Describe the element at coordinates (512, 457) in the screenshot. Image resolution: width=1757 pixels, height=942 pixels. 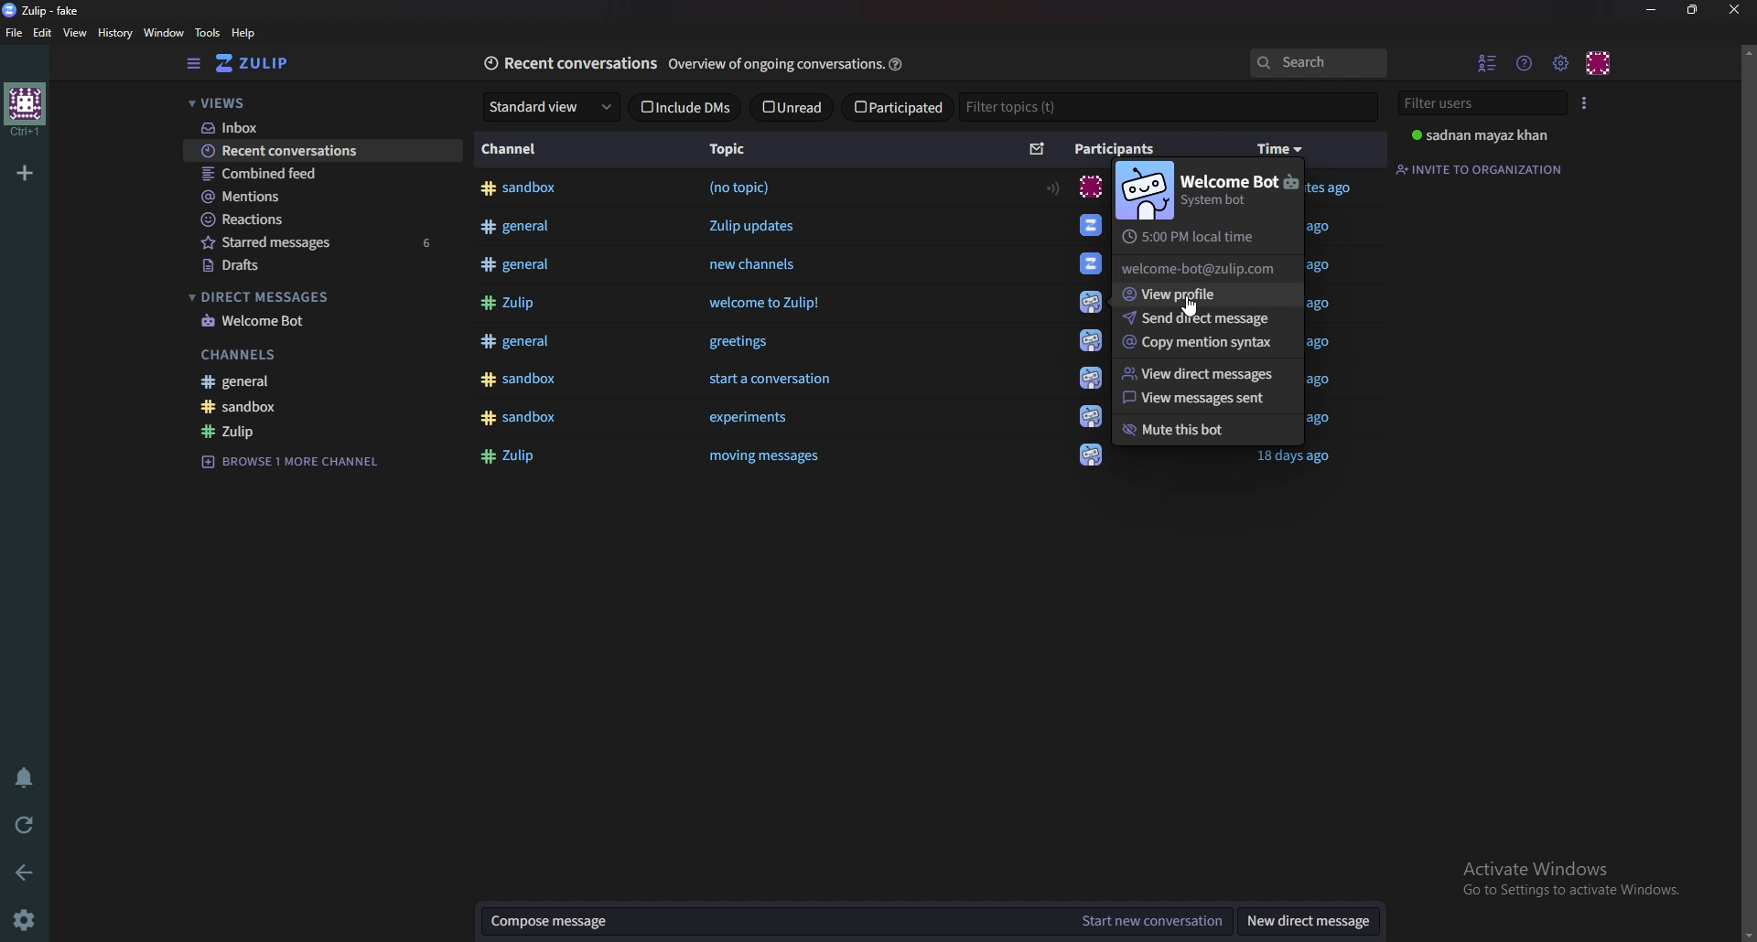
I see `# Zulip` at that location.